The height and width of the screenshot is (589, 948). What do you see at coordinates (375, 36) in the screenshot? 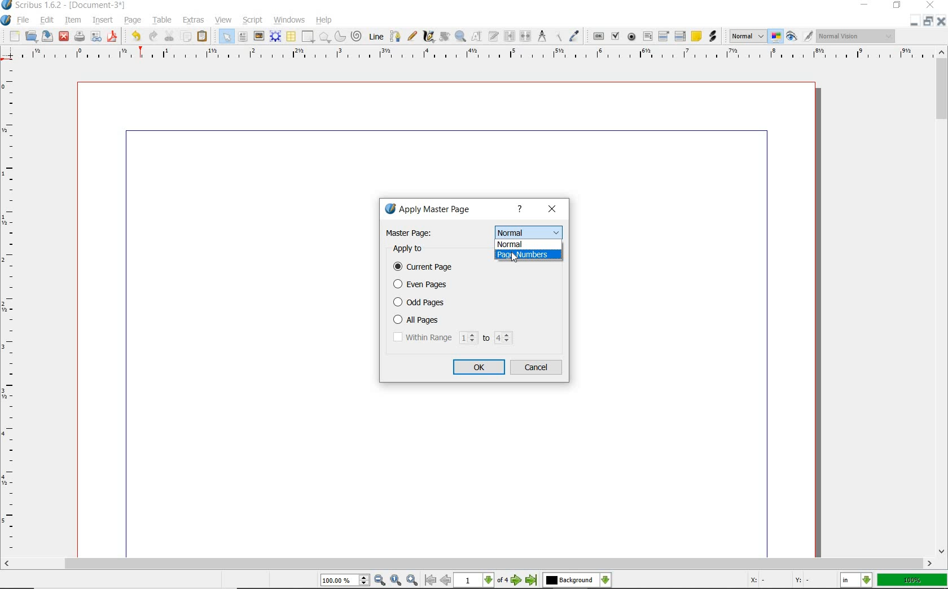
I see `line` at bounding box center [375, 36].